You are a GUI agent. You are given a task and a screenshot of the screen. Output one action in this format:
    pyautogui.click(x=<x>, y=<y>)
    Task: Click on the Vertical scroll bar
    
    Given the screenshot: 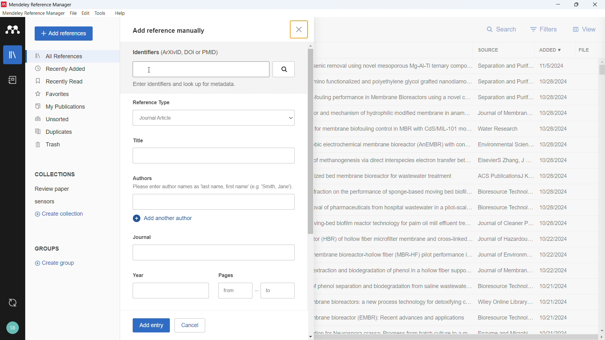 What is the action you would take?
    pyautogui.click(x=309, y=141)
    